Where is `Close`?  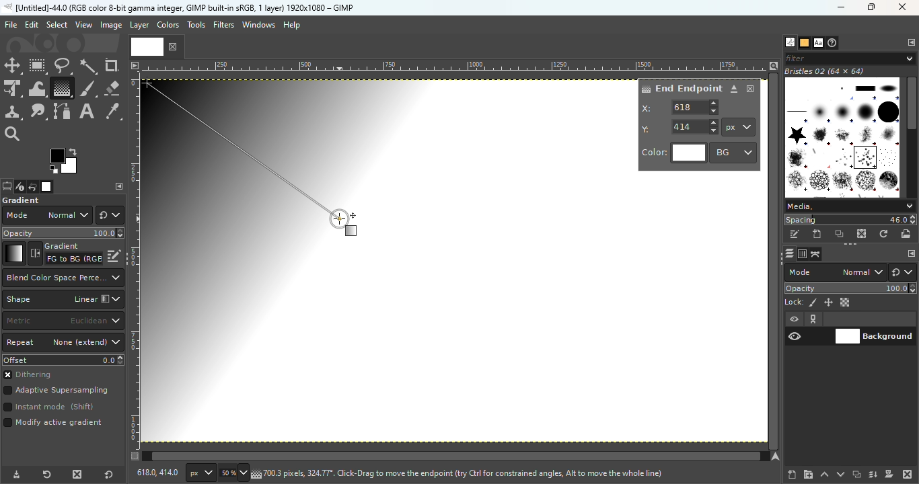
Close is located at coordinates (904, 8).